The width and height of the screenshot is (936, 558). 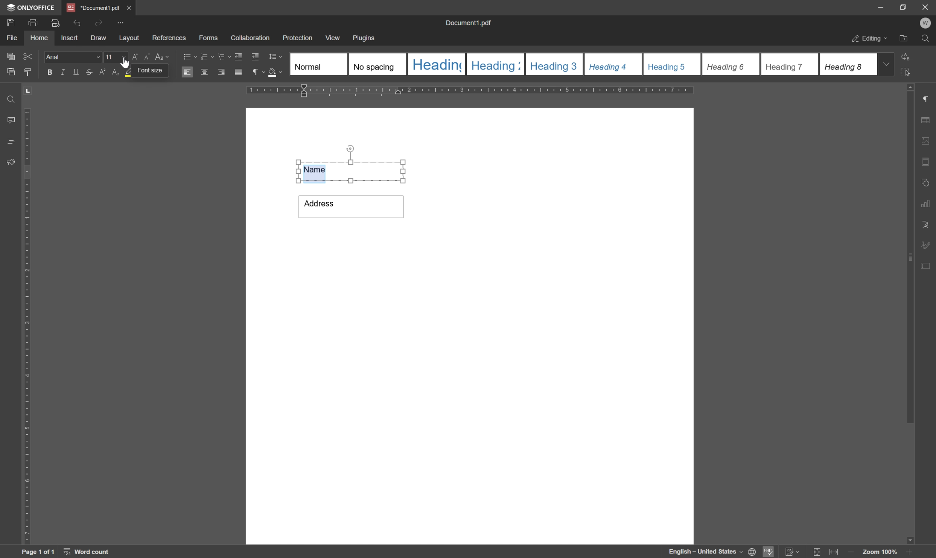 What do you see at coordinates (204, 71) in the screenshot?
I see `Align center` at bounding box center [204, 71].